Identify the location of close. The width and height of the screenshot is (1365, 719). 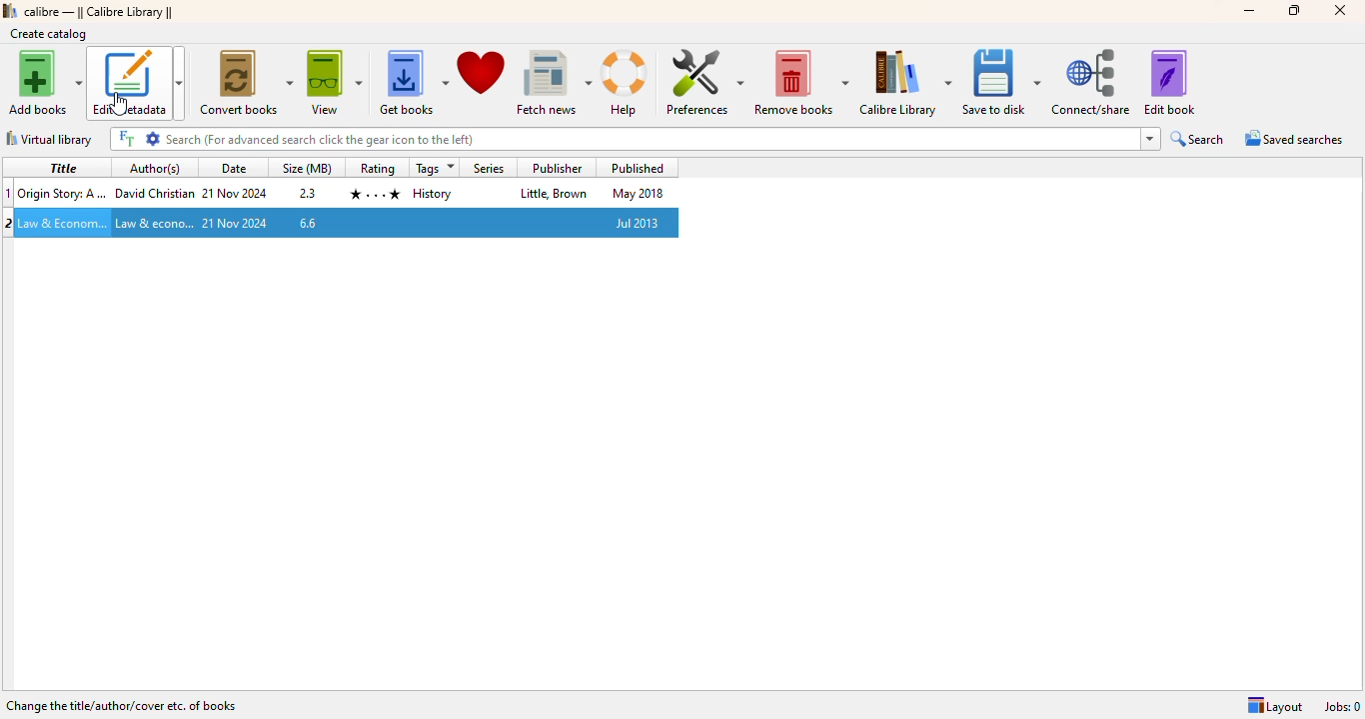
(1341, 11).